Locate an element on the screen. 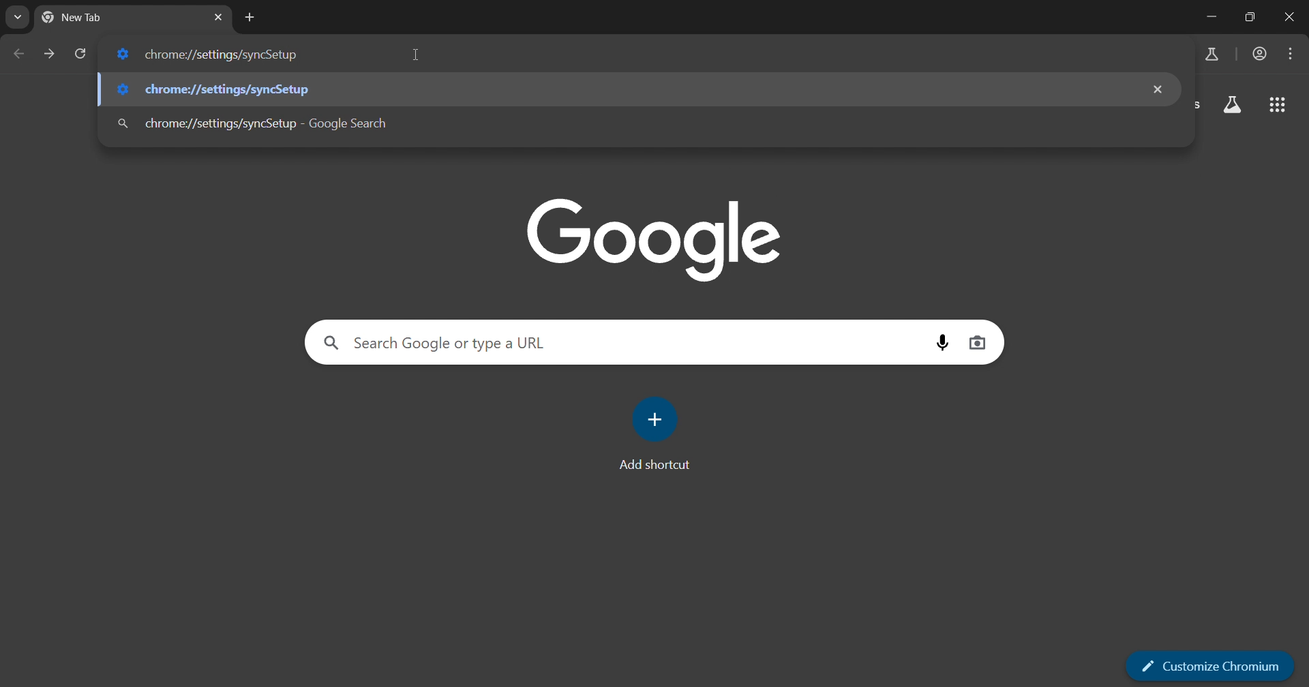  restore down is located at coordinates (1248, 18).